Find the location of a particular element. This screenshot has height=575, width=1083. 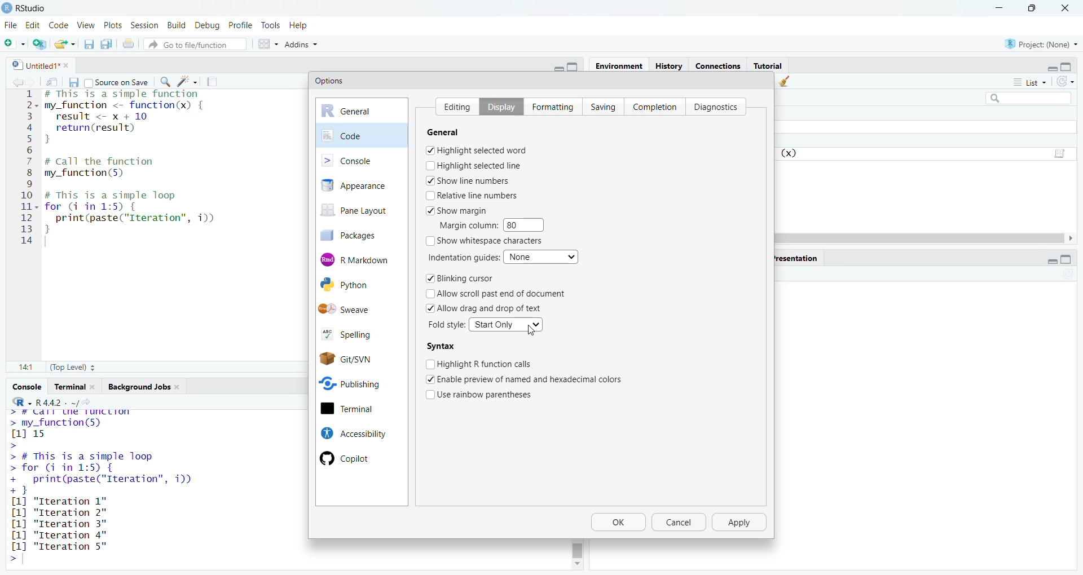

show whitespace characters is located at coordinates (486, 241).